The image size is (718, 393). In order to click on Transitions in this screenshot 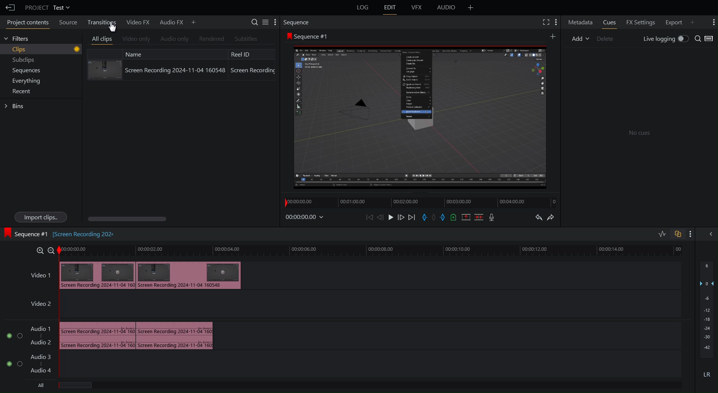, I will do `click(102, 22)`.